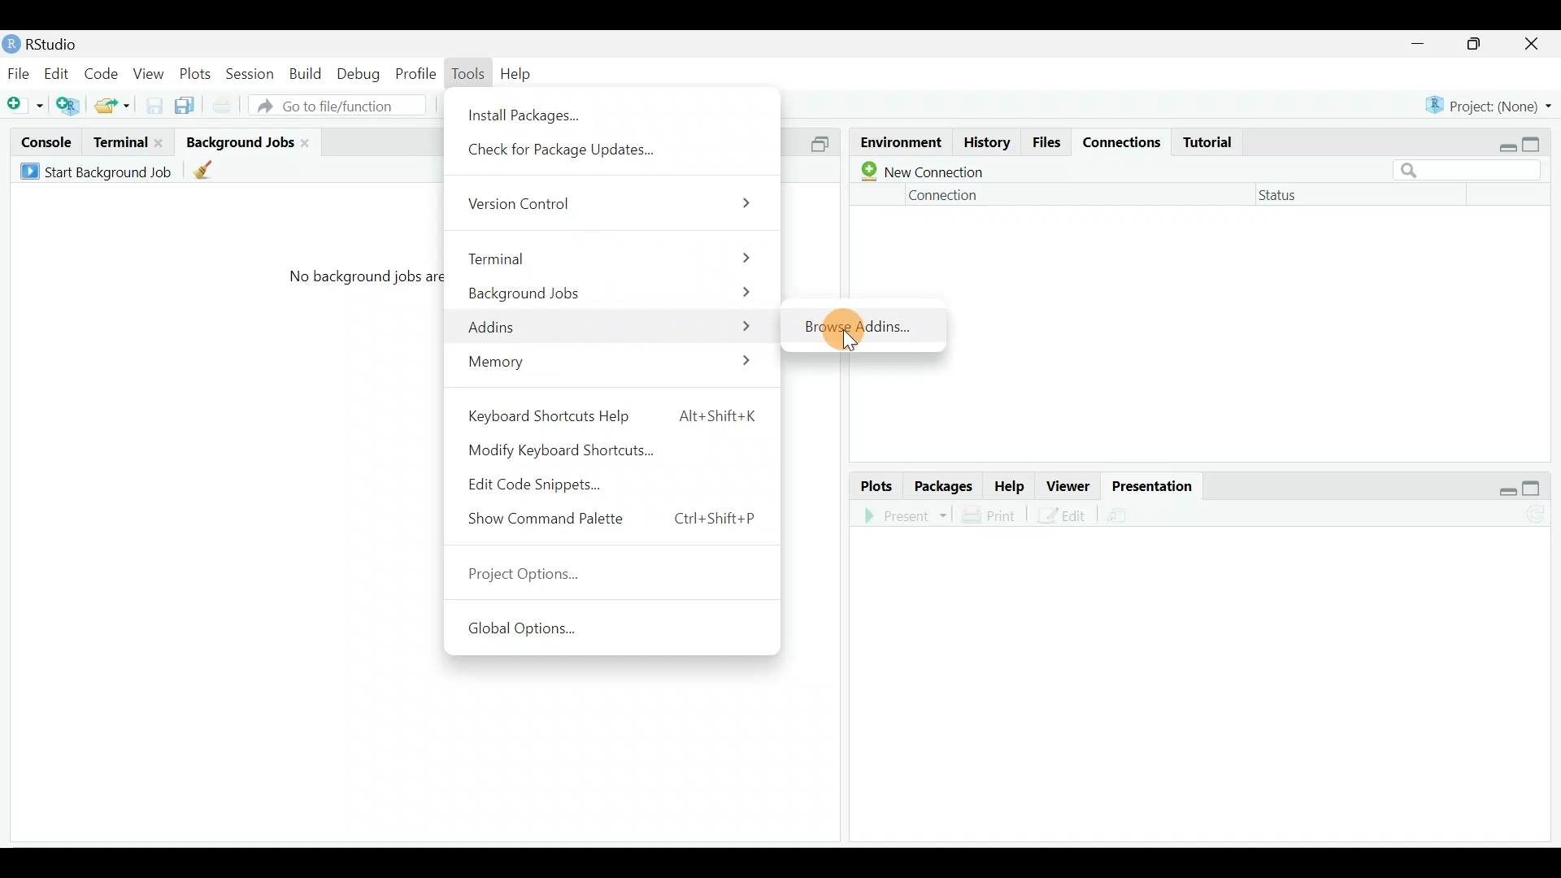 This screenshot has height=878, width=1561. What do you see at coordinates (902, 139) in the screenshot?
I see `Environment` at bounding box center [902, 139].